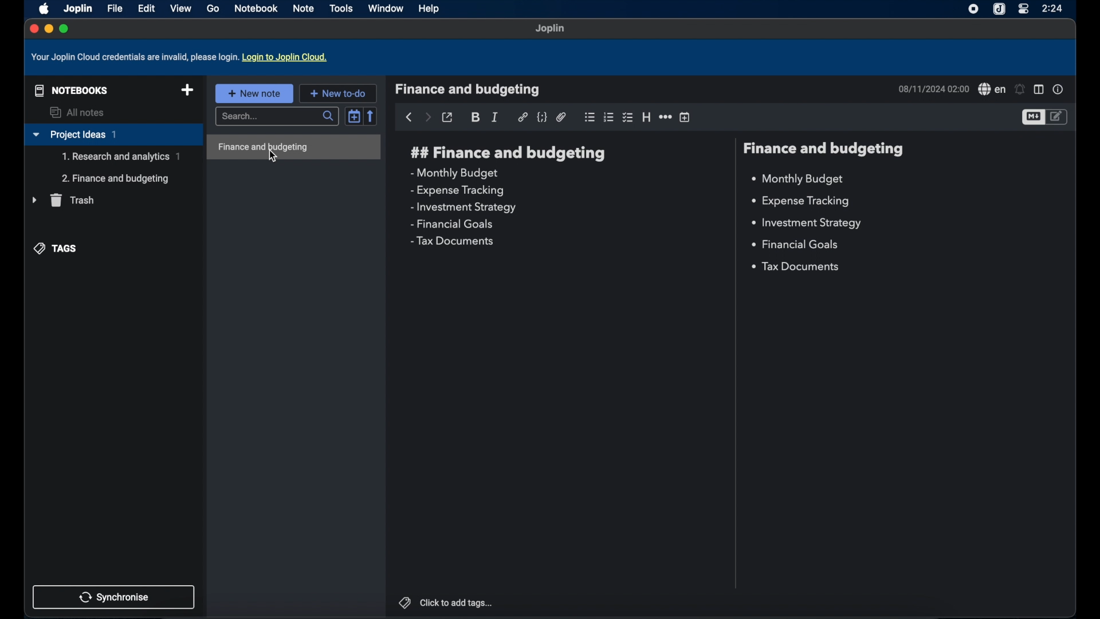 This screenshot has height=619, width=1100. I want to click on forward, so click(427, 118).